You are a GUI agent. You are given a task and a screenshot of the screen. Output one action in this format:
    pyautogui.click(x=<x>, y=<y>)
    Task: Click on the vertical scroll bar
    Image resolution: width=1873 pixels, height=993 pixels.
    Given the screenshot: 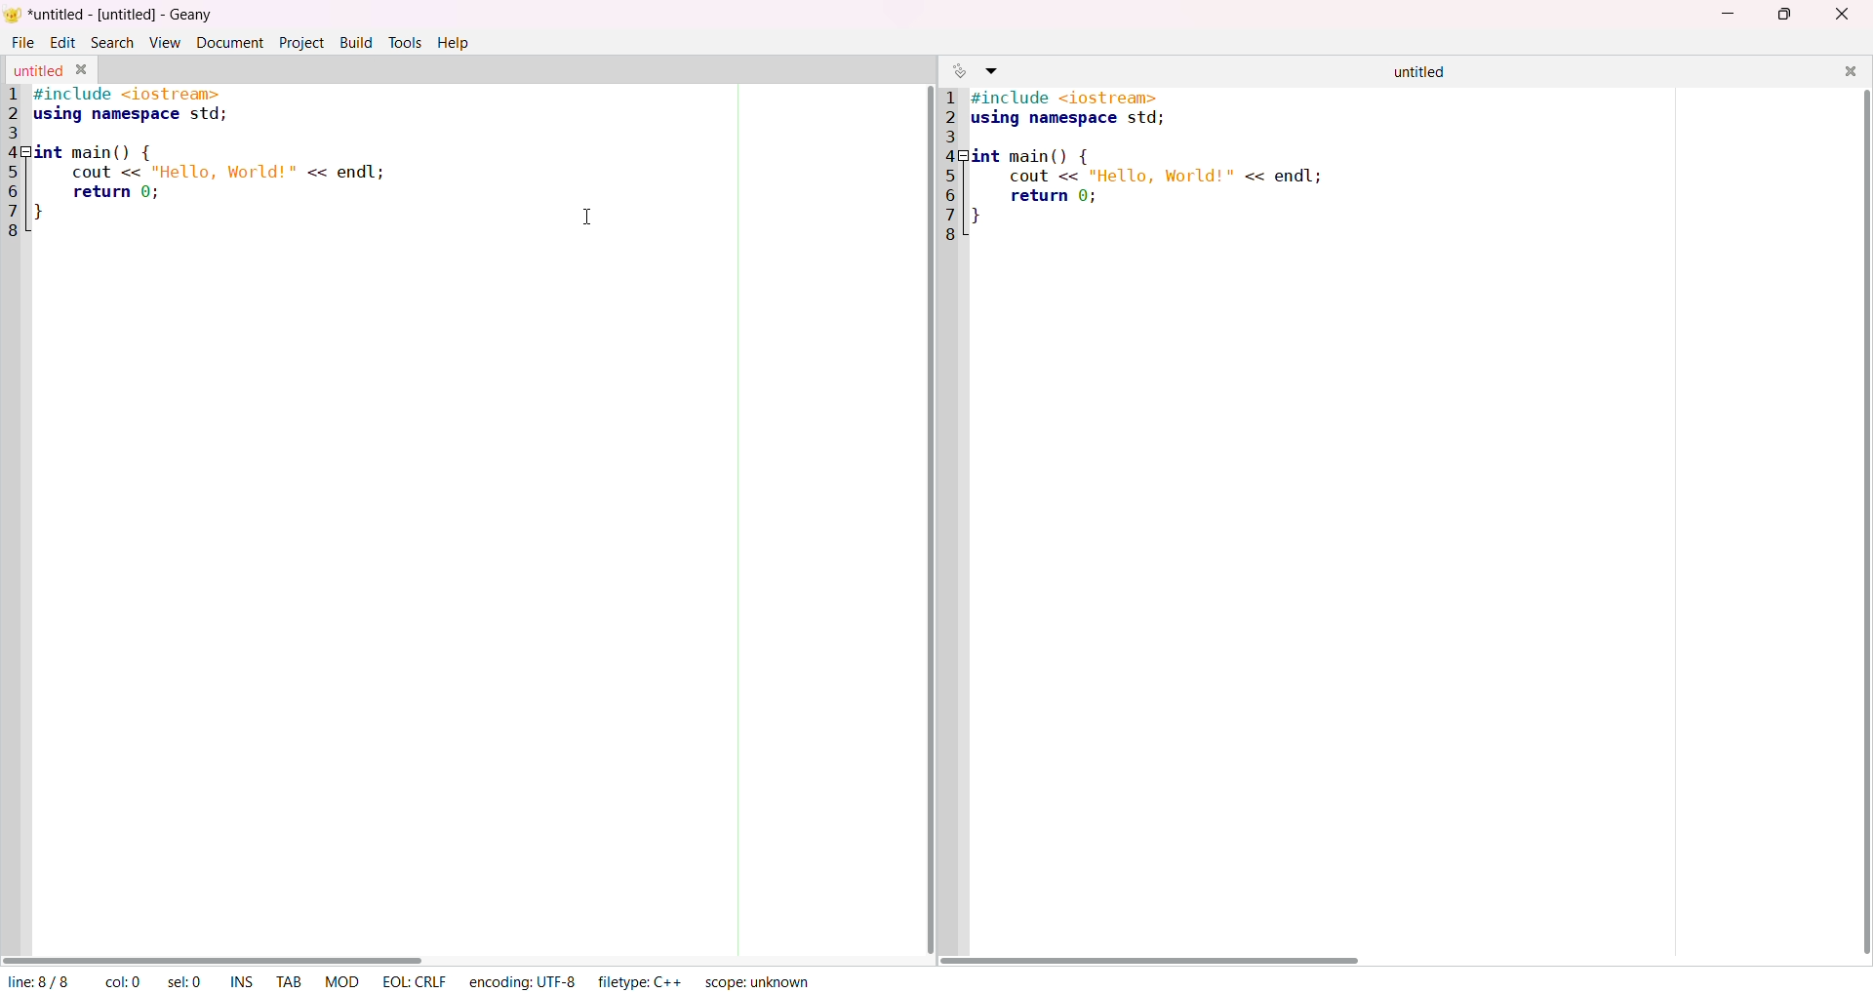 What is the action you would take?
    pyautogui.click(x=1860, y=521)
    